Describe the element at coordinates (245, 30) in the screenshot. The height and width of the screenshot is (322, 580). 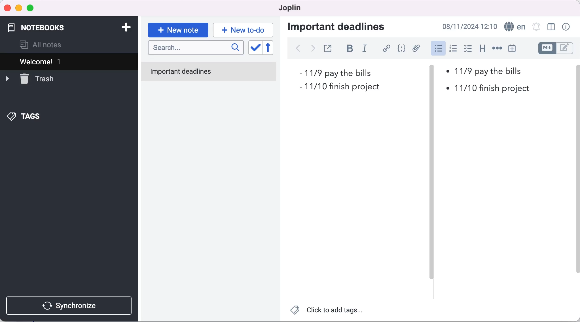
I see `new to-do` at that location.